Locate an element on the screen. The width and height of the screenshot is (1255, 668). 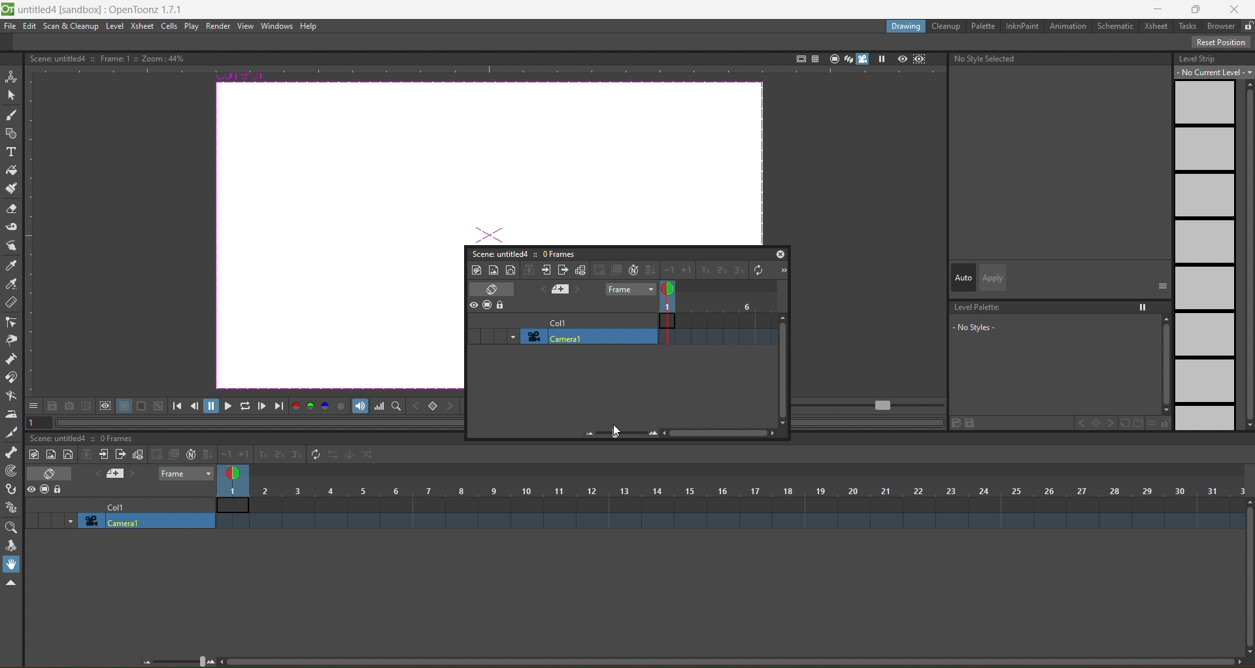
close sub sheet is located at coordinates (120, 456).